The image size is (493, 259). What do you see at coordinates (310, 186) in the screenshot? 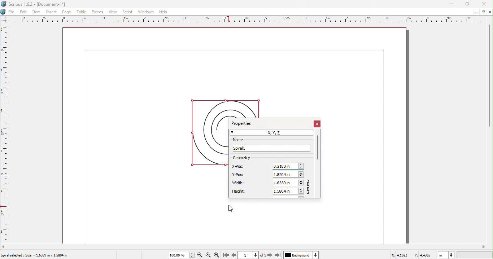
I see `Keep the aspect ratio` at bounding box center [310, 186].